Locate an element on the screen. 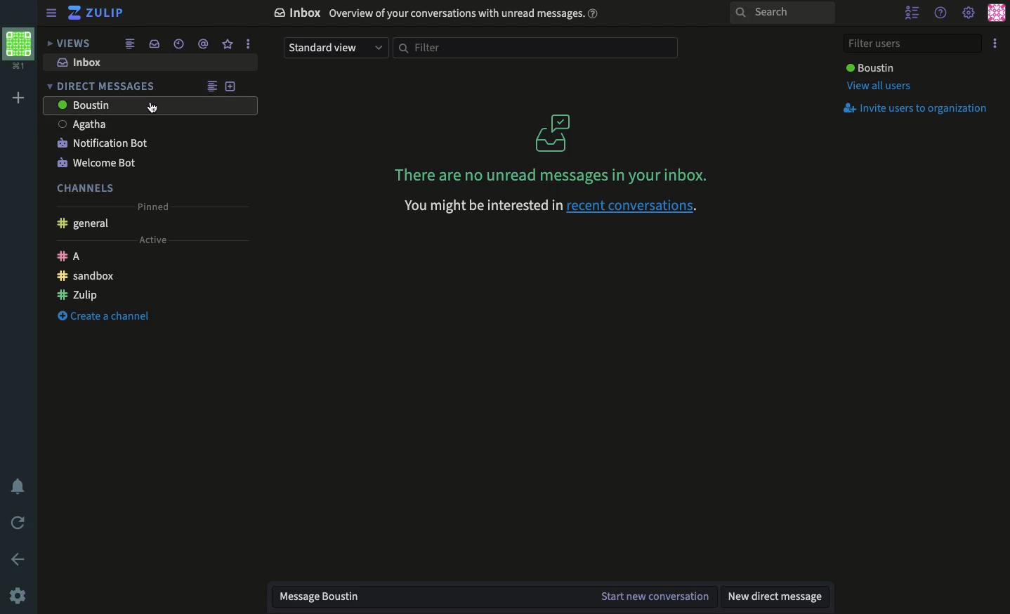 This screenshot has height=614, width=1010. Mouse Cursor is located at coordinates (154, 105).